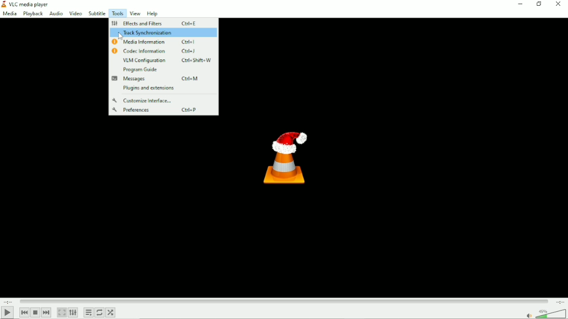 Image resolution: width=568 pixels, height=319 pixels. What do you see at coordinates (285, 301) in the screenshot?
I see `Play duration` at bounding box center [285, 301].